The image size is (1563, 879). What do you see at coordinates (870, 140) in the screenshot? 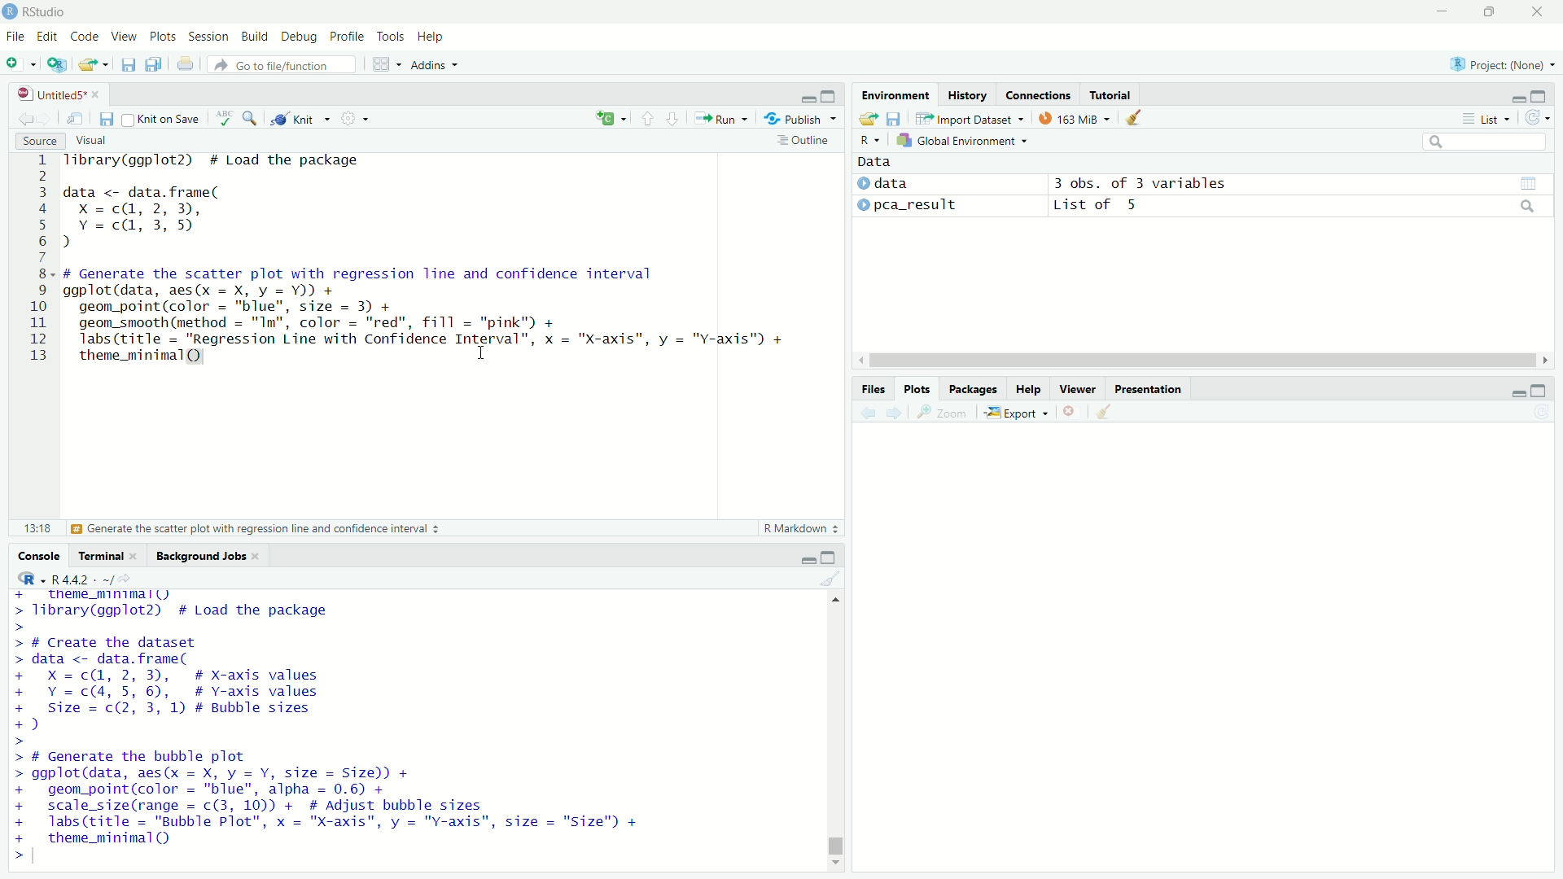
I see `R` at bounding box center [870, 140].